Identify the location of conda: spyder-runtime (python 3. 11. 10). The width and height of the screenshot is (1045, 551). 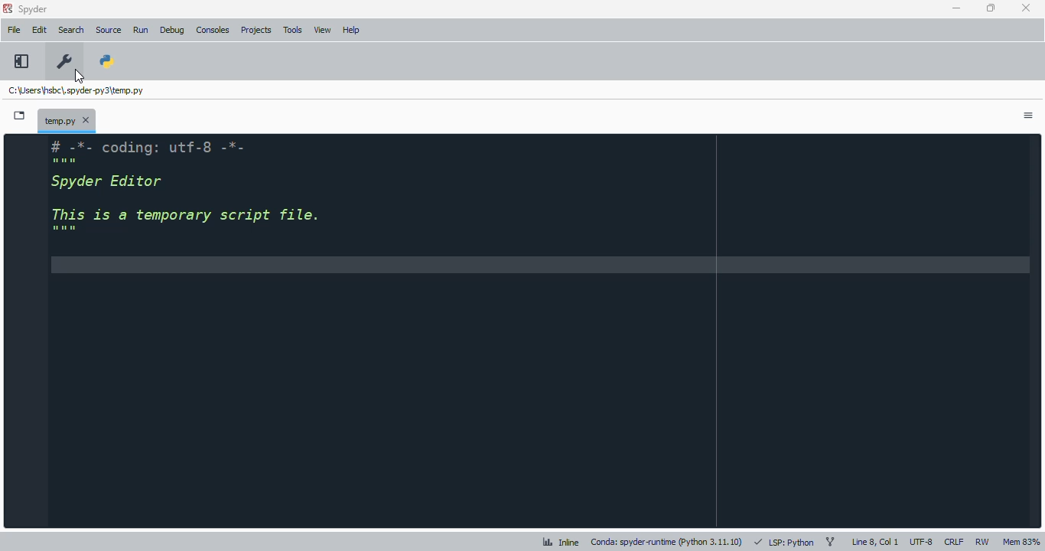
(668, 541).